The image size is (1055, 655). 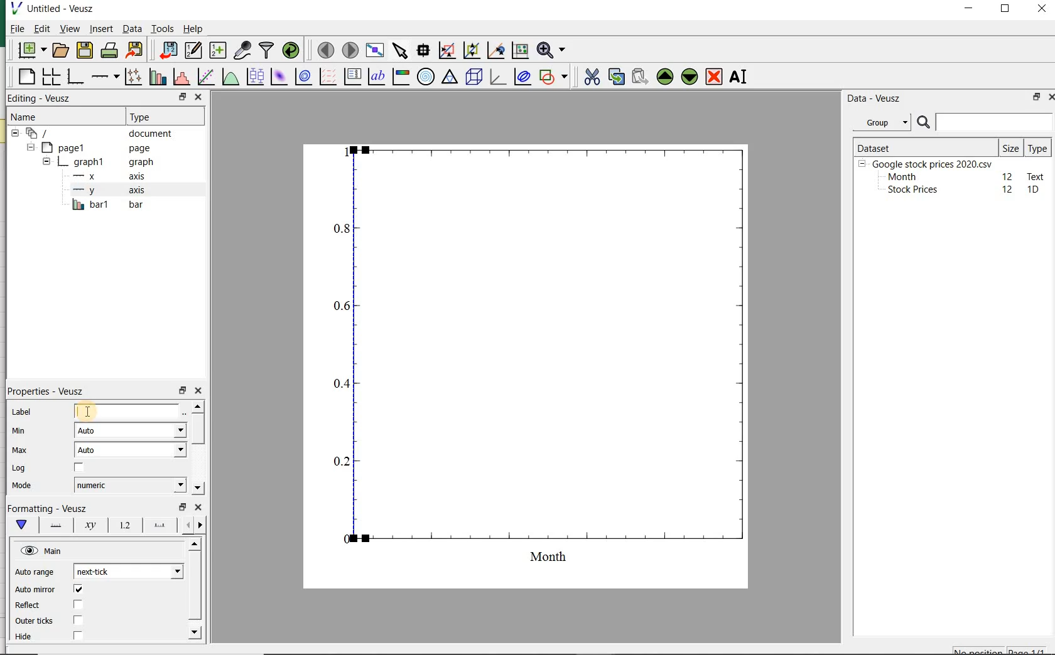 What do you see at coordinates (198, 97) in the screenshot?
I see `close` at bounding box center [198, 97].